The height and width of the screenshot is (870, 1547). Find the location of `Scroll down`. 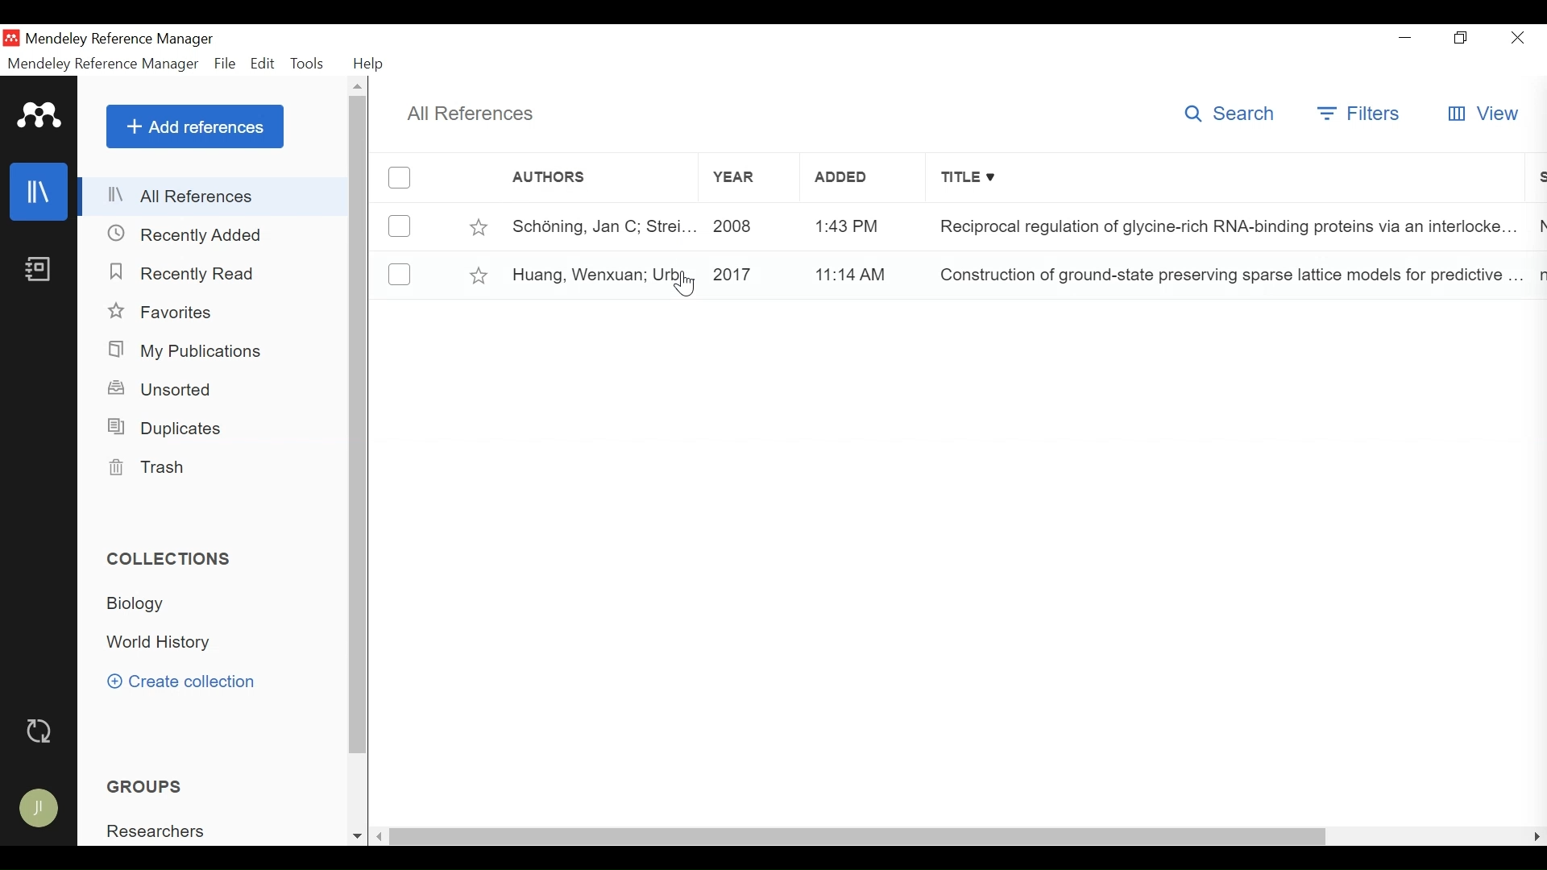

Scroll down is located at coordinates (357, 838).